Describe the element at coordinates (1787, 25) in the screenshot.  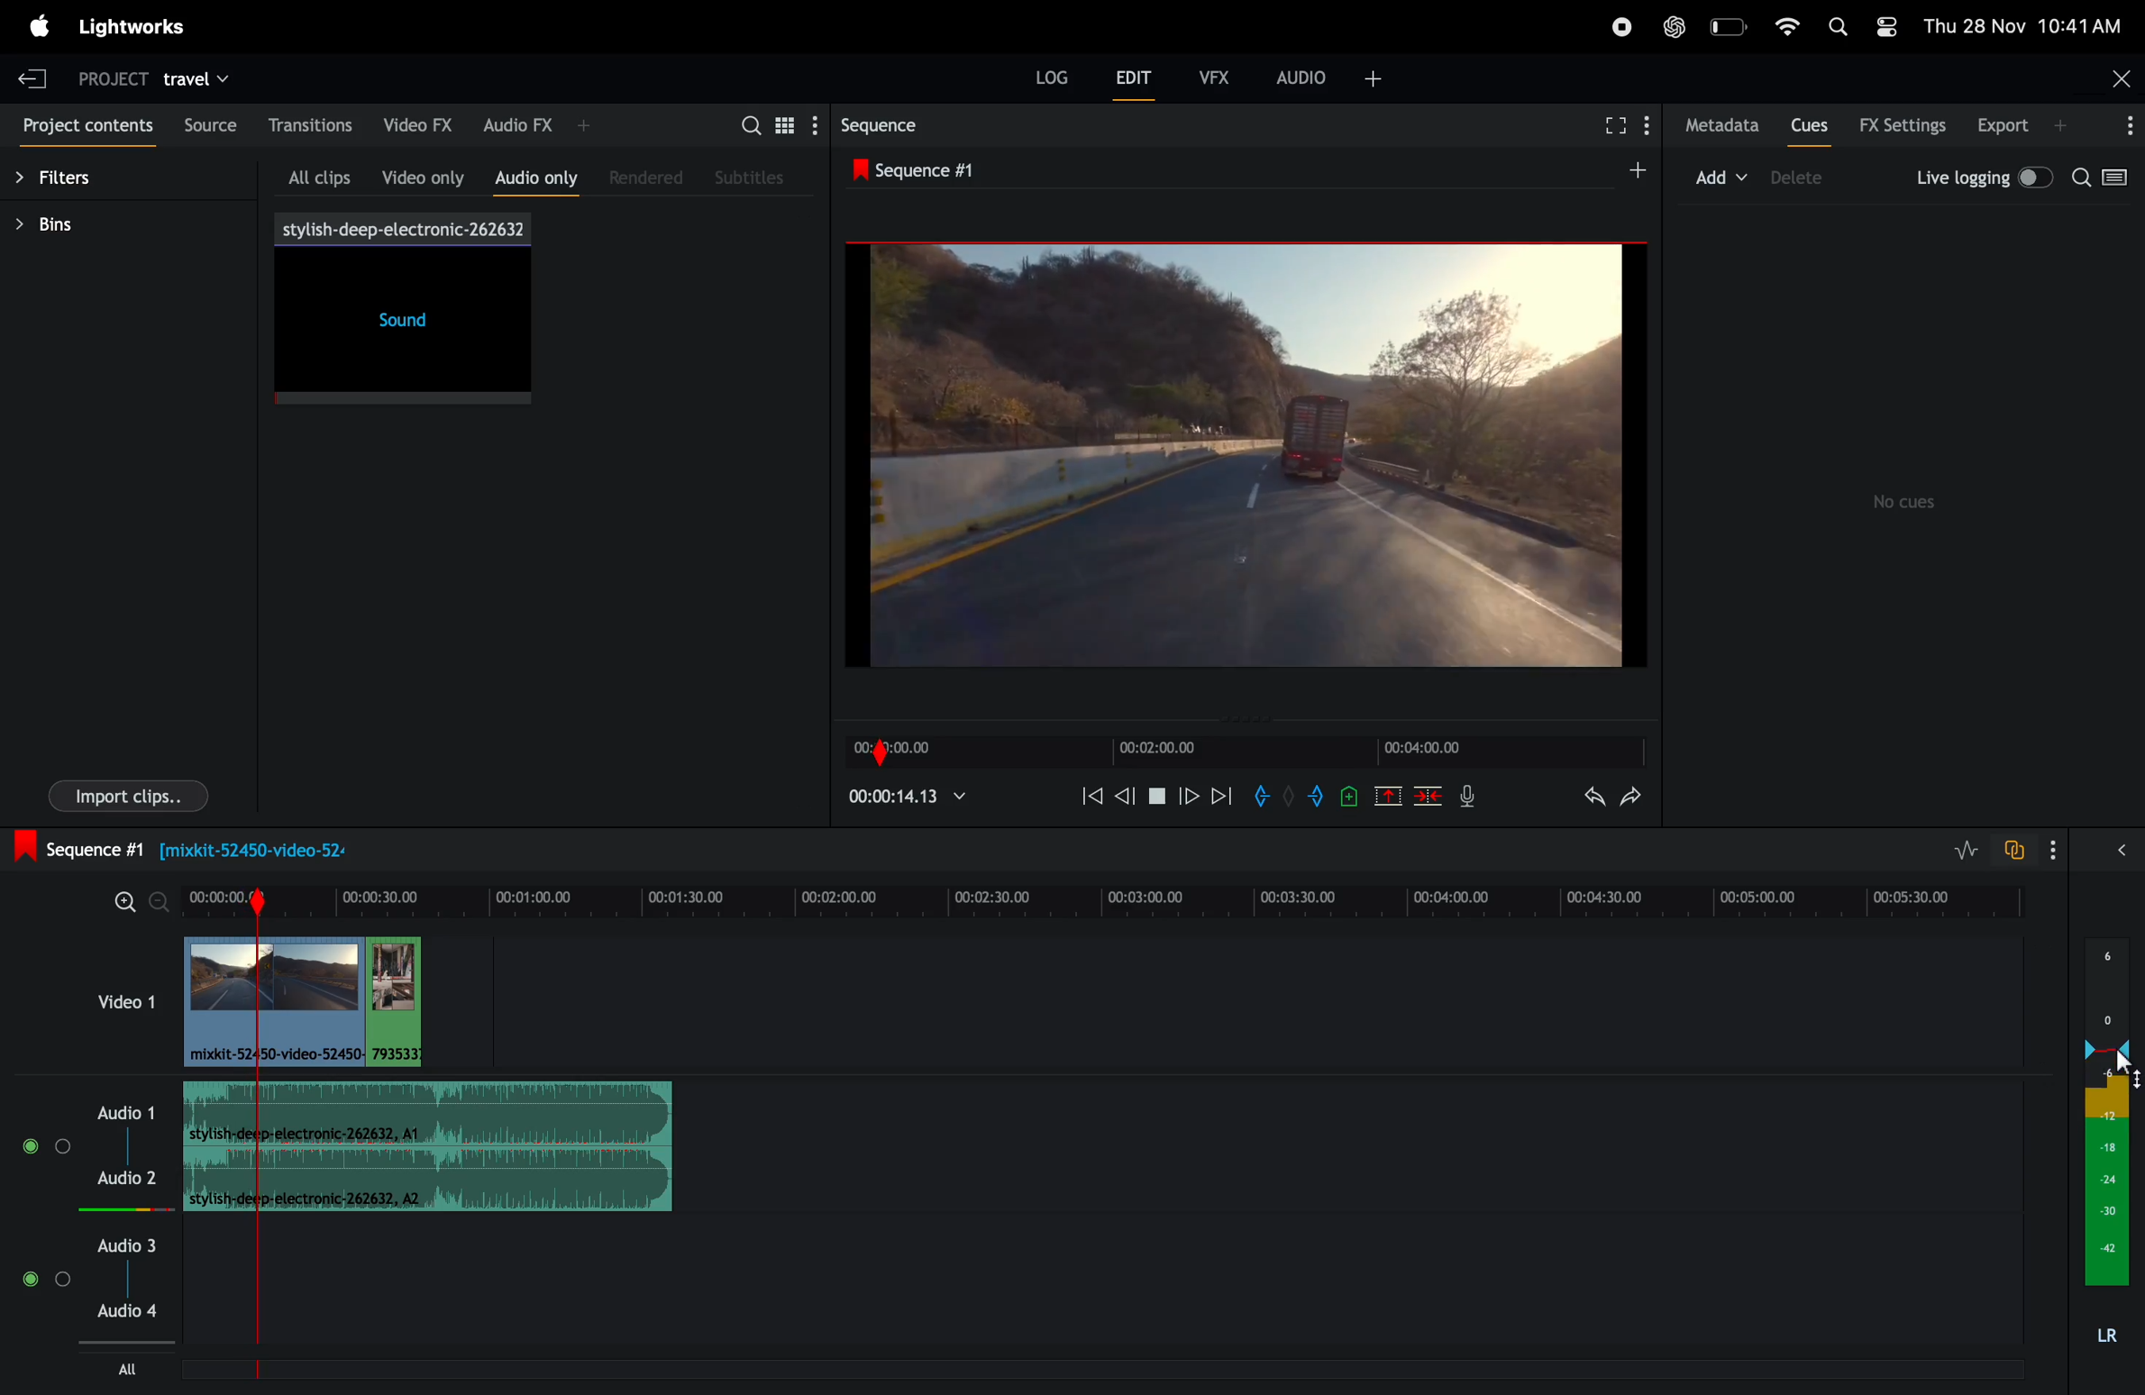
I see `wifi` at that location.